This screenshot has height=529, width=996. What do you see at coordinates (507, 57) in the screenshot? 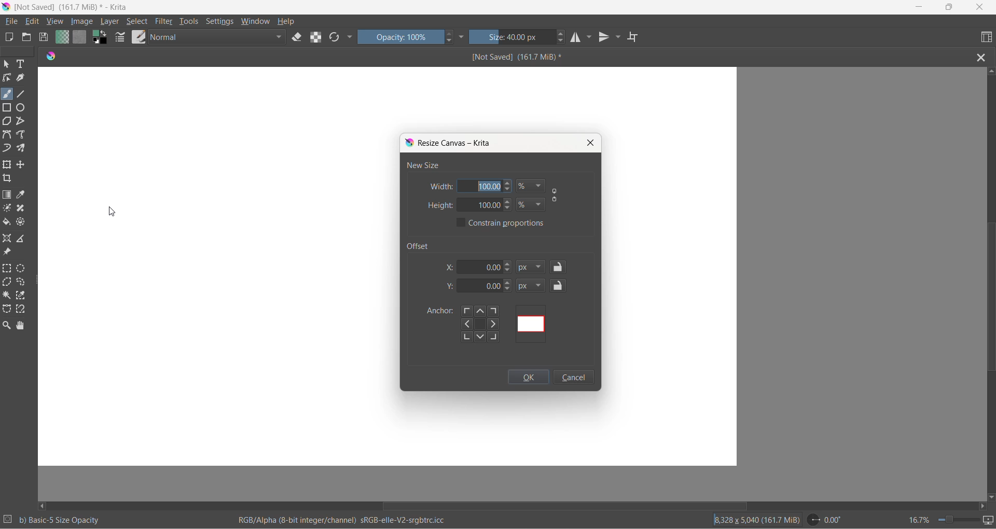
I see `file name and size` at bounding box center [507, 57].